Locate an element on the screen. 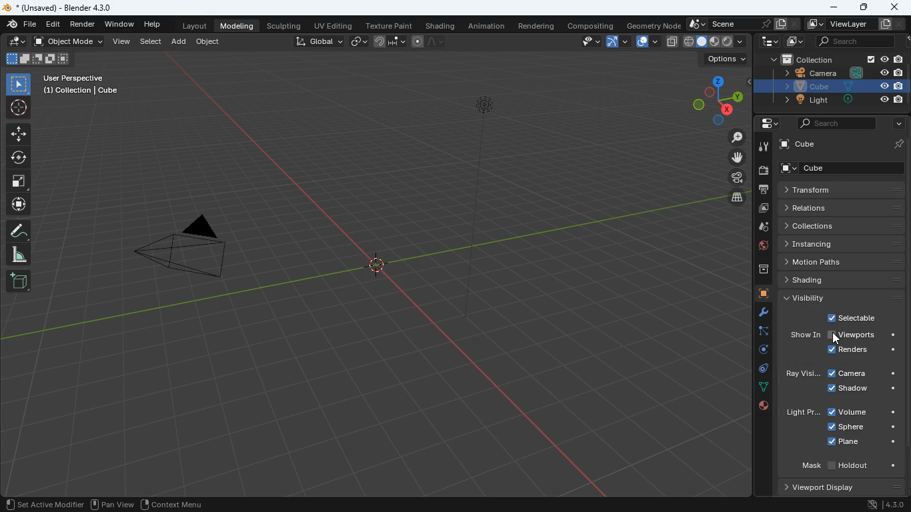 The width and height of the screenshot is (911, 512). scene is located at coordinates (730, 24).